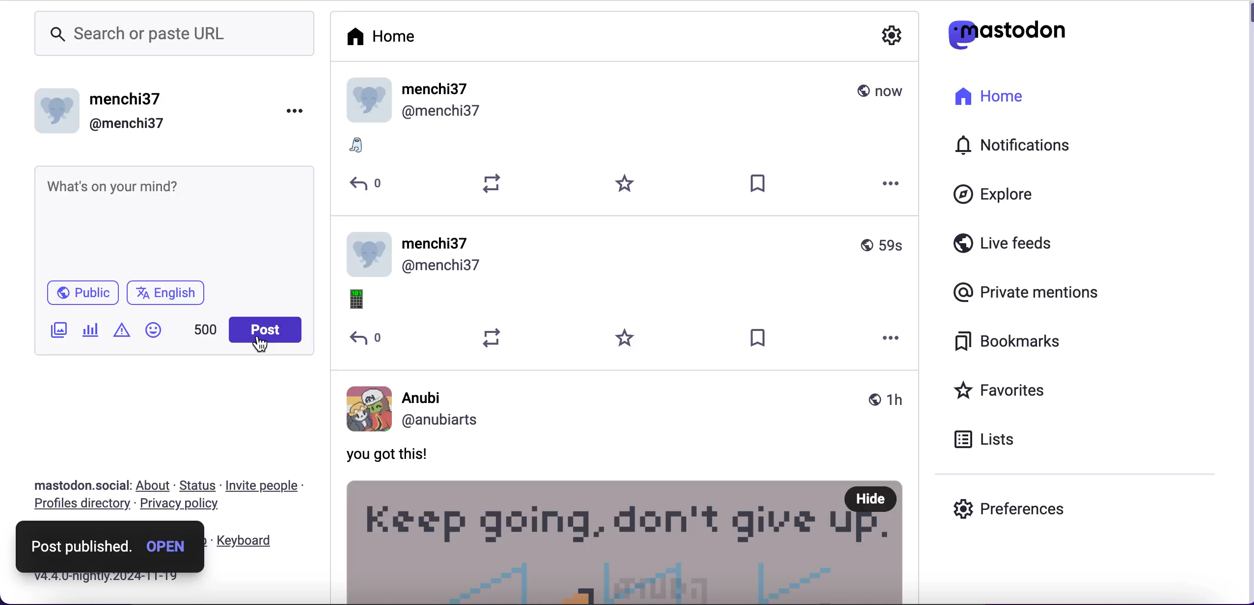 The height and width of the screenshot is (605, 1254). I want to click on search or paste url, so click(174, 35).